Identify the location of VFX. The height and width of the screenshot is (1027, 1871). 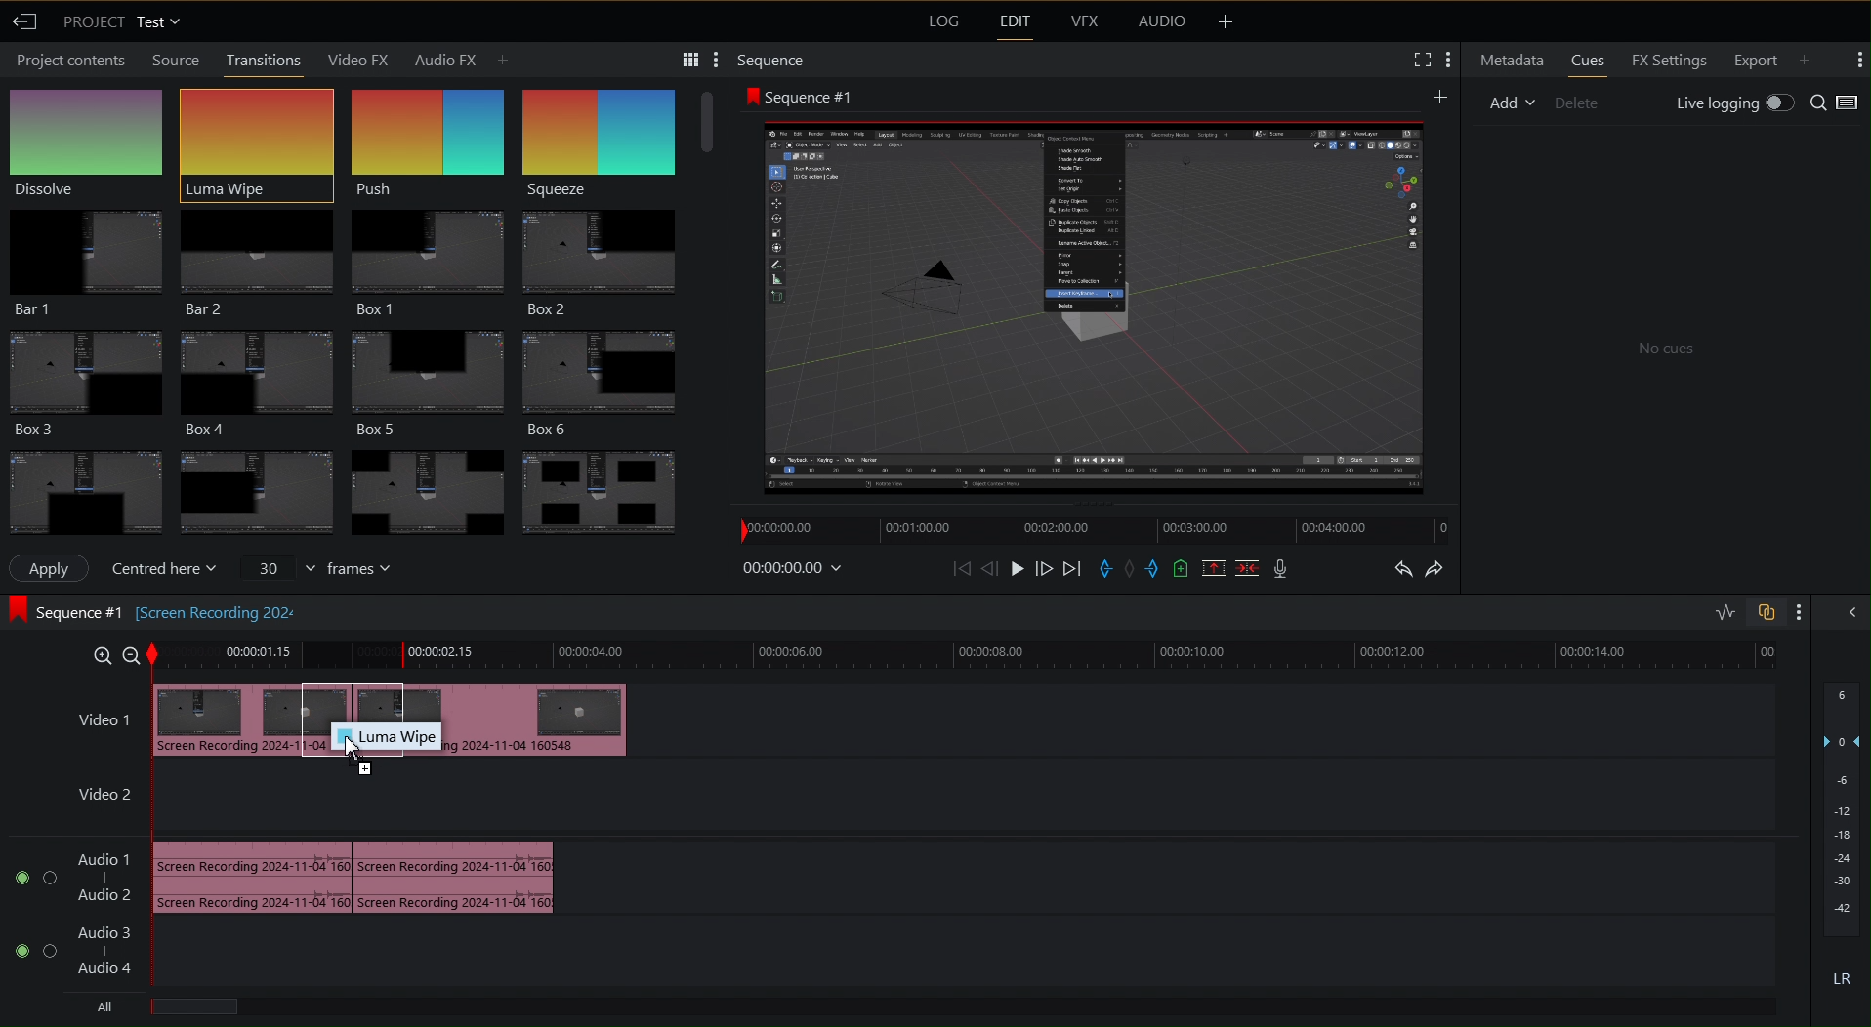
(1083, 25).